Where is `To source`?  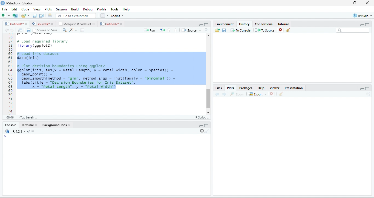
To source is located at coordinates (264, 30).